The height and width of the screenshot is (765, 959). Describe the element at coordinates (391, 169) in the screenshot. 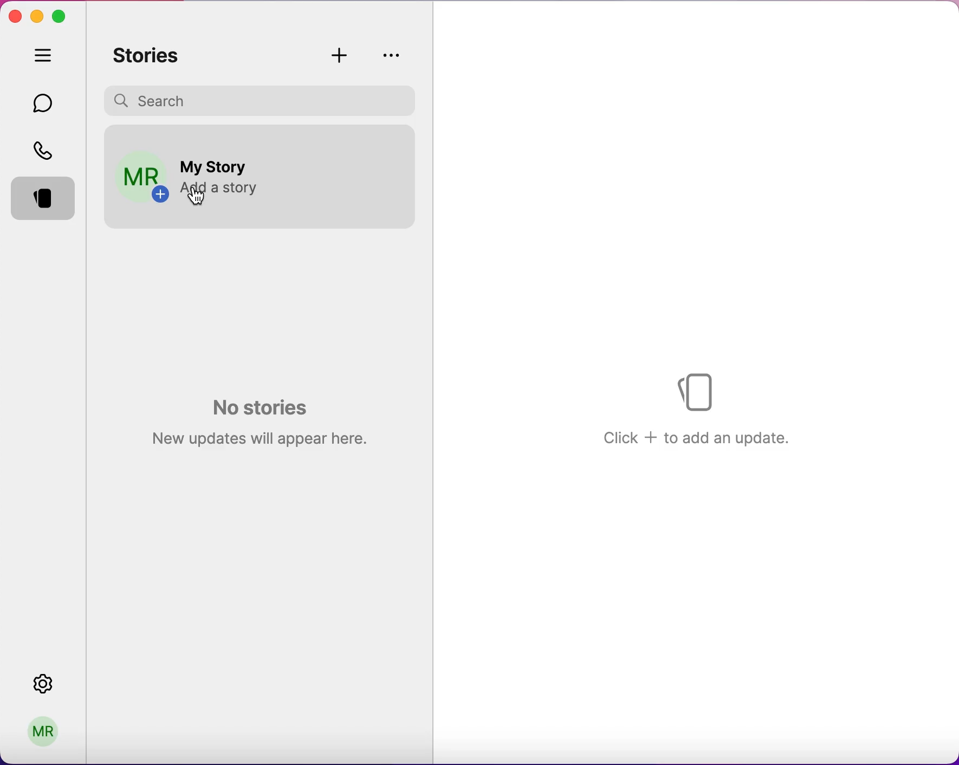

I see `checkbox` at that location.